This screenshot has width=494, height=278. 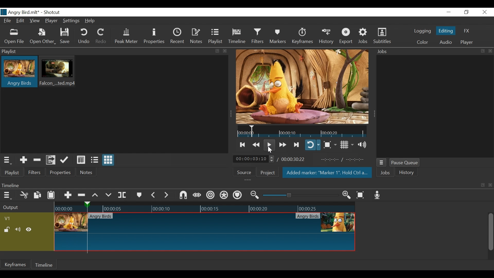 I want to click on Clip, so click(x=59, y=72).